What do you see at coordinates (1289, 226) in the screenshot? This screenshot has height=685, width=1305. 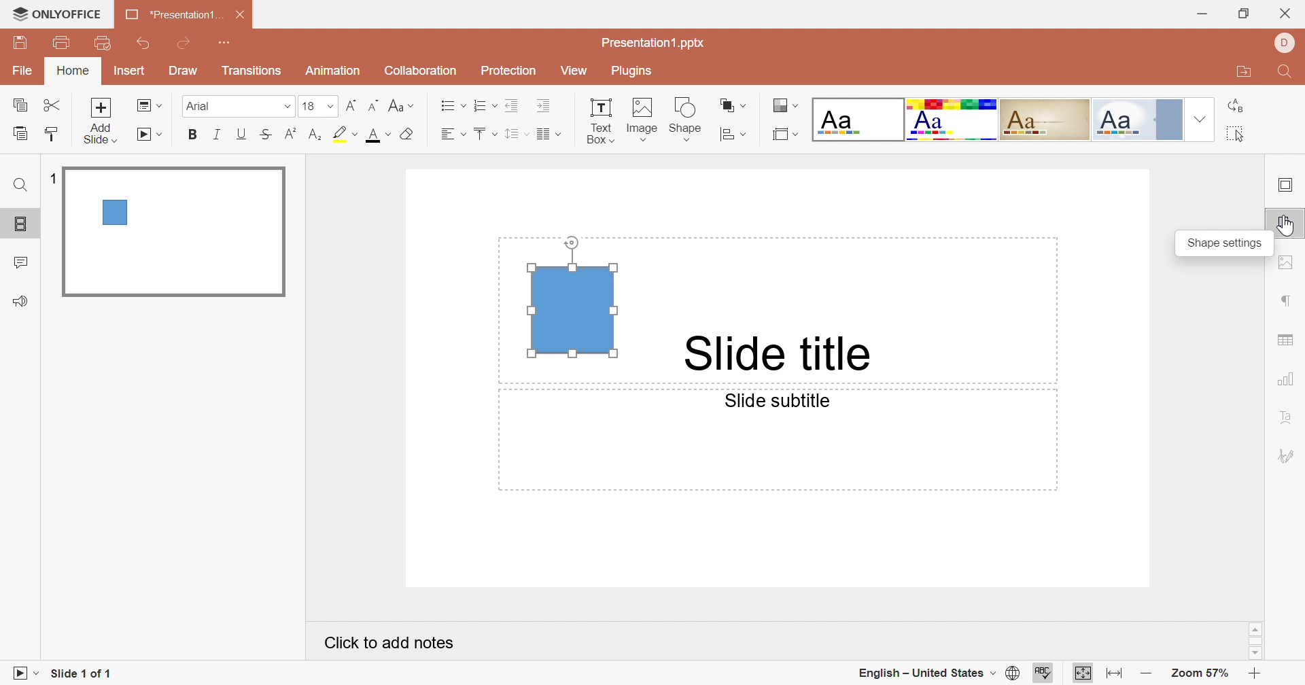 I see `Cursor` at bounding box center [1289, 226].